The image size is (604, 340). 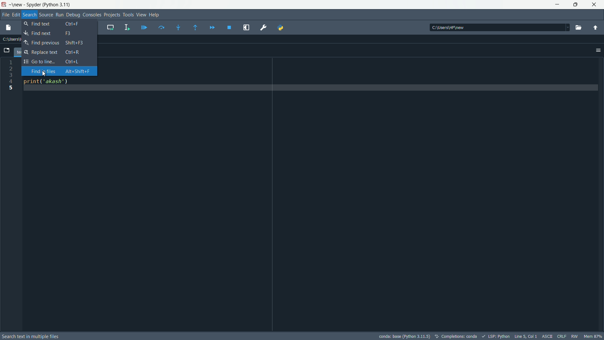 I want to click on run current line, so click(x=161, y=28).